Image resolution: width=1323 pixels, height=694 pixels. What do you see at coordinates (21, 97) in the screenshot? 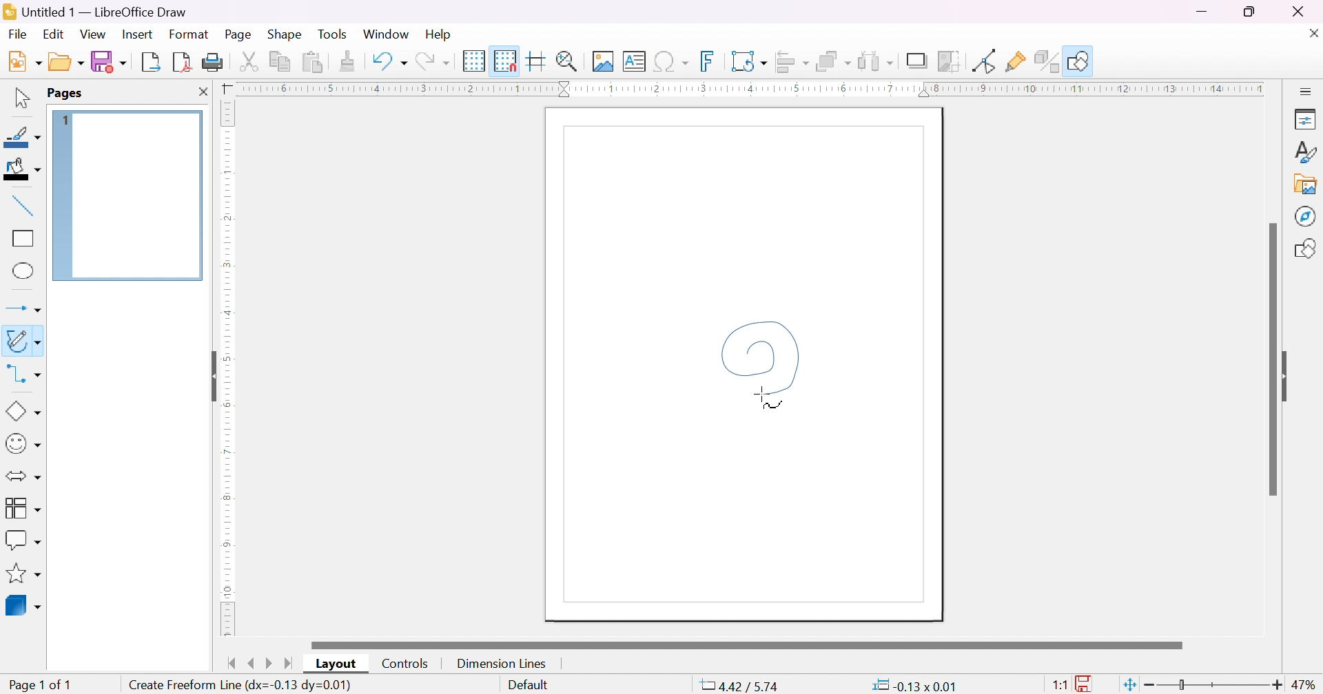
I see `selection tool` at bounding box center [21, 97].